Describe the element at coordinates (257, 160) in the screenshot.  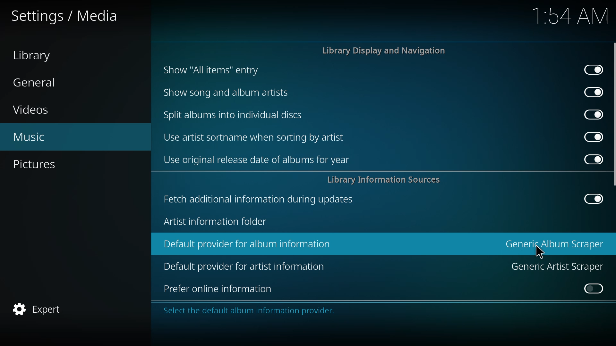
I see `use original release date of albums` at that location.